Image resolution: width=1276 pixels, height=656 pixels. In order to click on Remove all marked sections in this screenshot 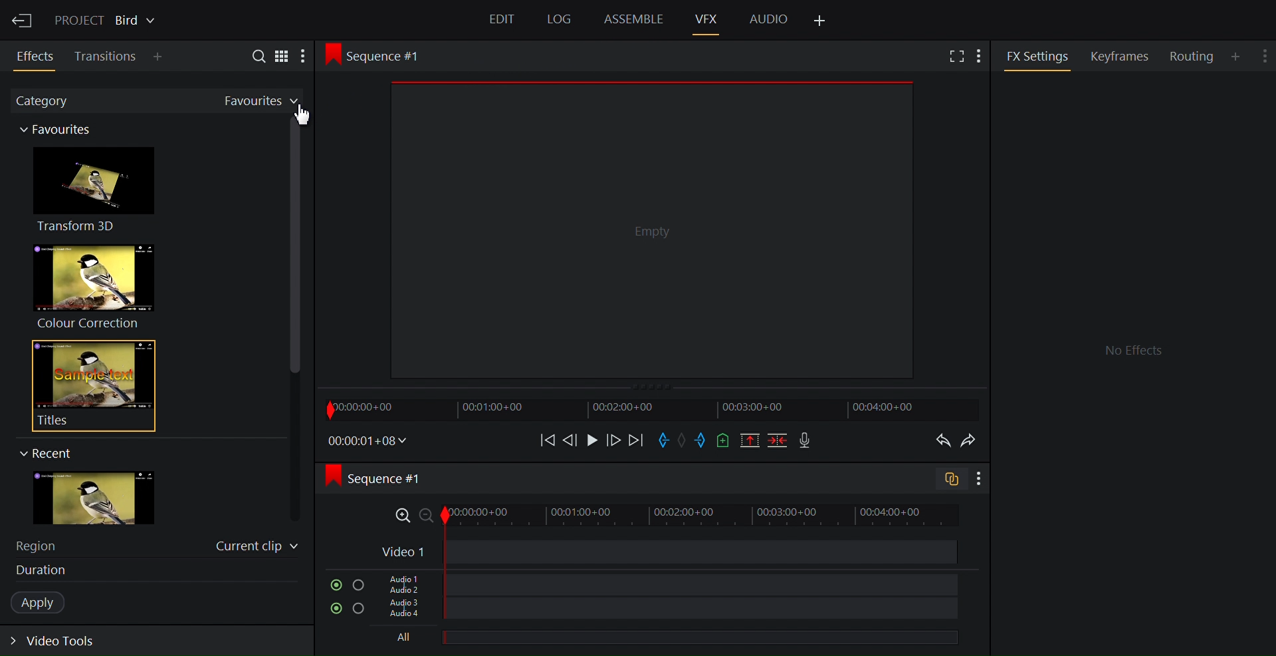, I will do `click(751, 442)`.